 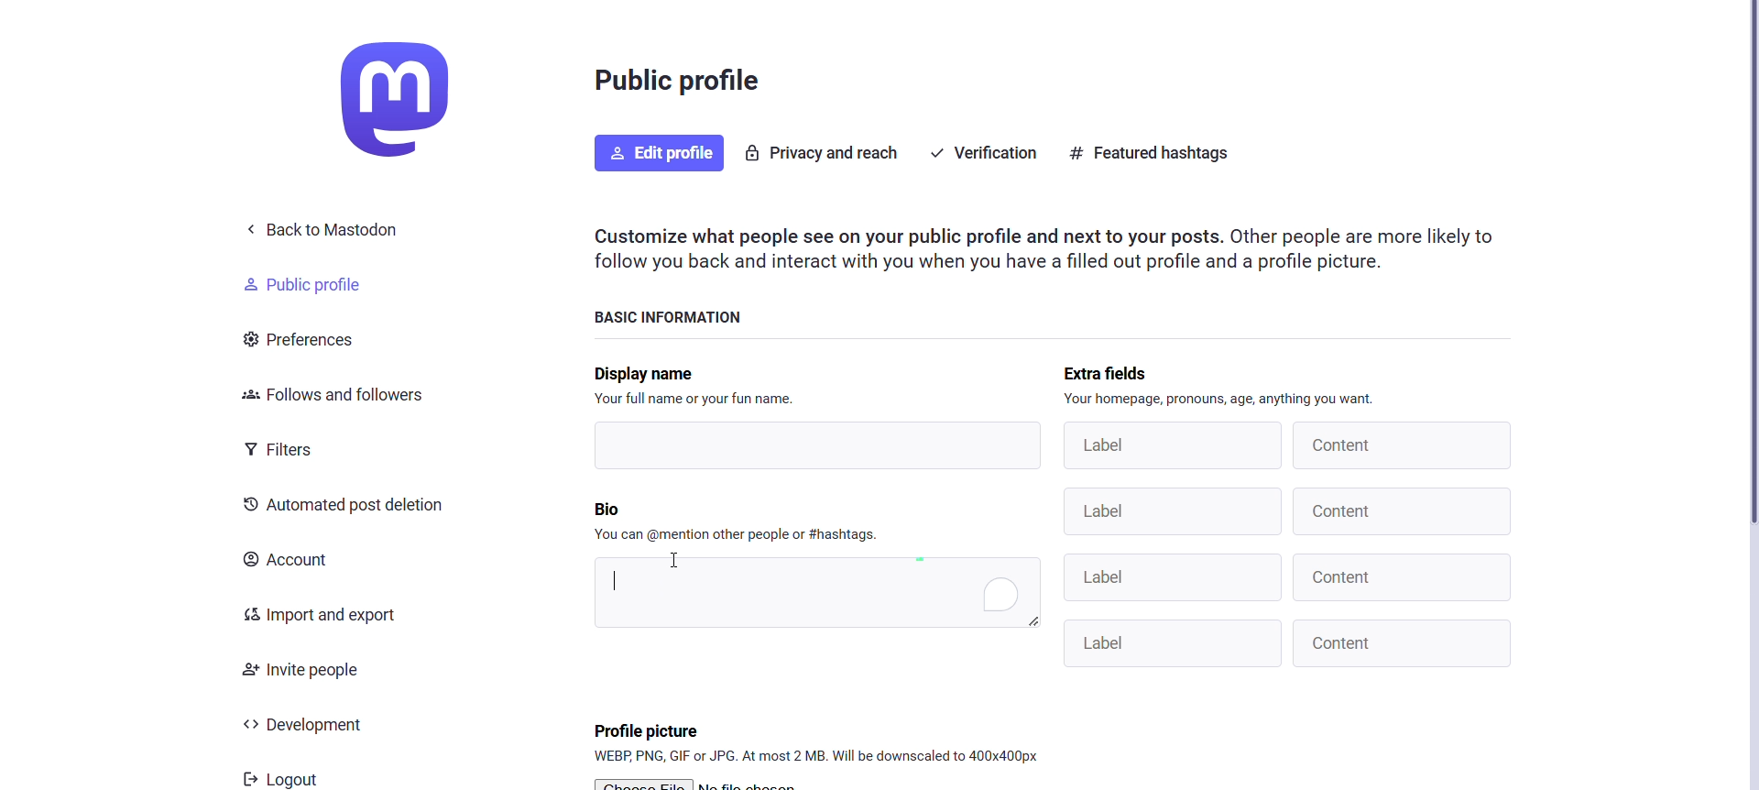 I want to click on scroll bar, so click(x=1754, y=269).